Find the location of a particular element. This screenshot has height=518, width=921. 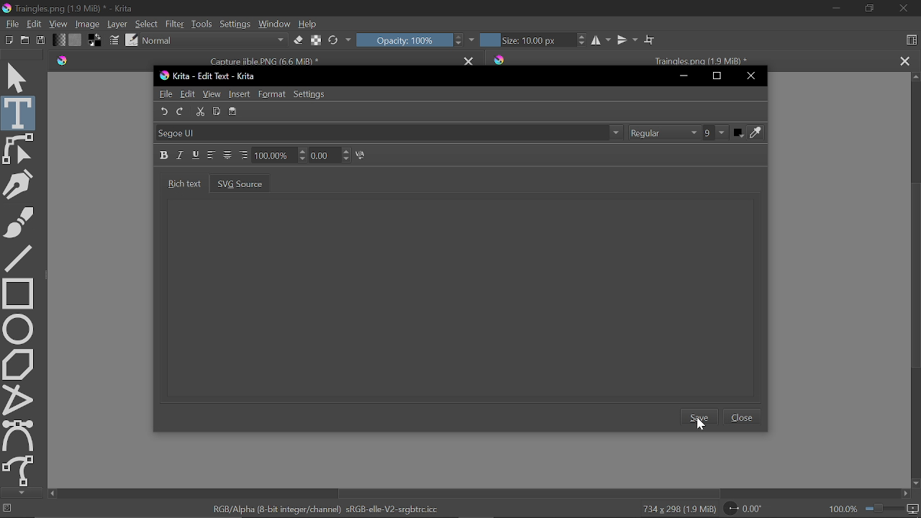

paste is located at coordinates (233, 112).